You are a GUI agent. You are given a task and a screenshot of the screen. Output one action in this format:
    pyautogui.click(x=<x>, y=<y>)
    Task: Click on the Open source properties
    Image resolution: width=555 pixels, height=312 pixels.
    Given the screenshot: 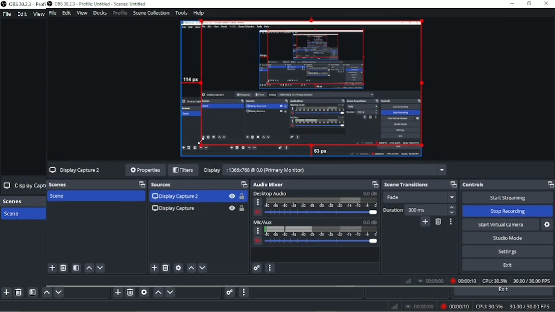 What is the action you would take?
    pyautogui.click(x=144, y=293)
    